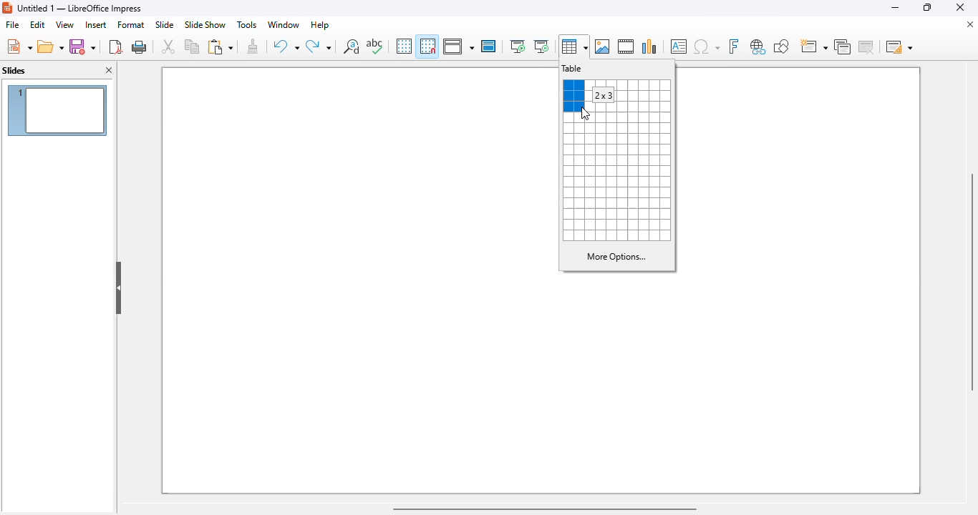 The width and height of the screenshot is (978, 515). Describe the element at coordinates (518, 46) in the screenshot. I see `start from first slide` at that location.